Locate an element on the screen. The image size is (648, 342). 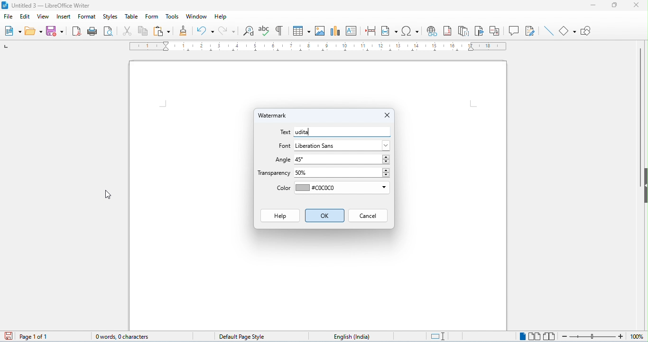
font style is located at coordinates (342, 145).